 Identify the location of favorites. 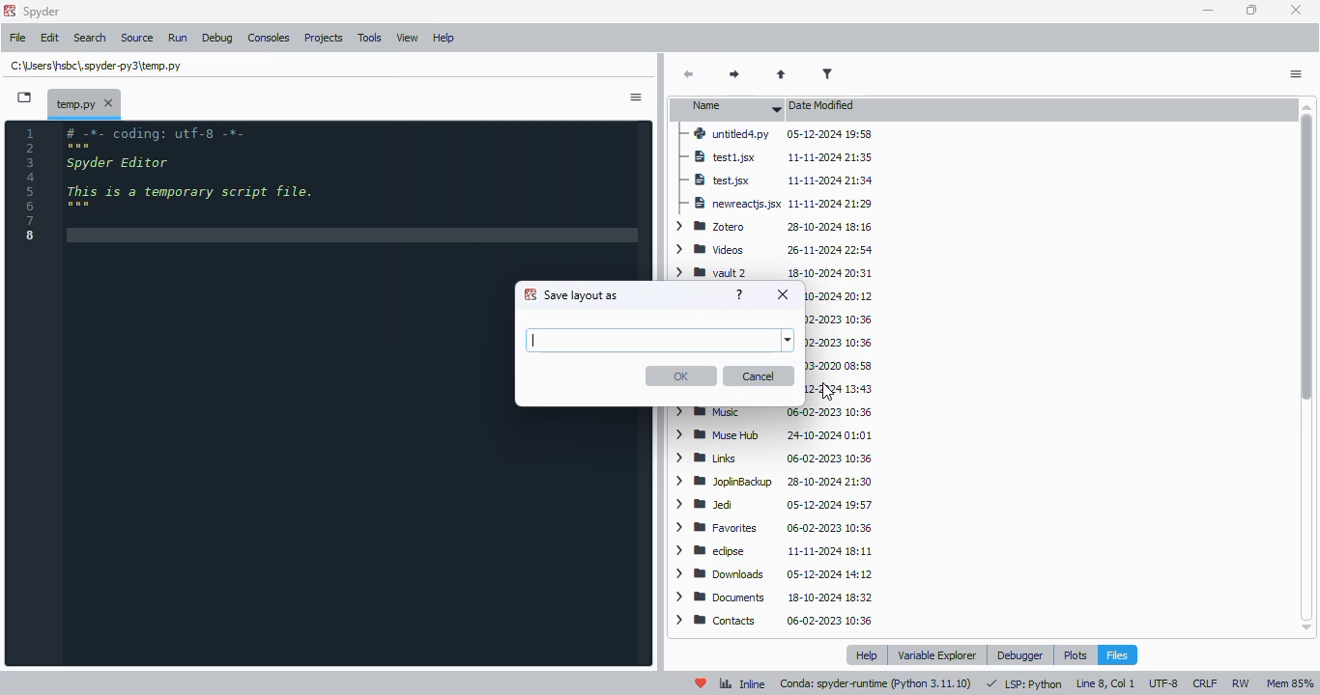
(772, 529).